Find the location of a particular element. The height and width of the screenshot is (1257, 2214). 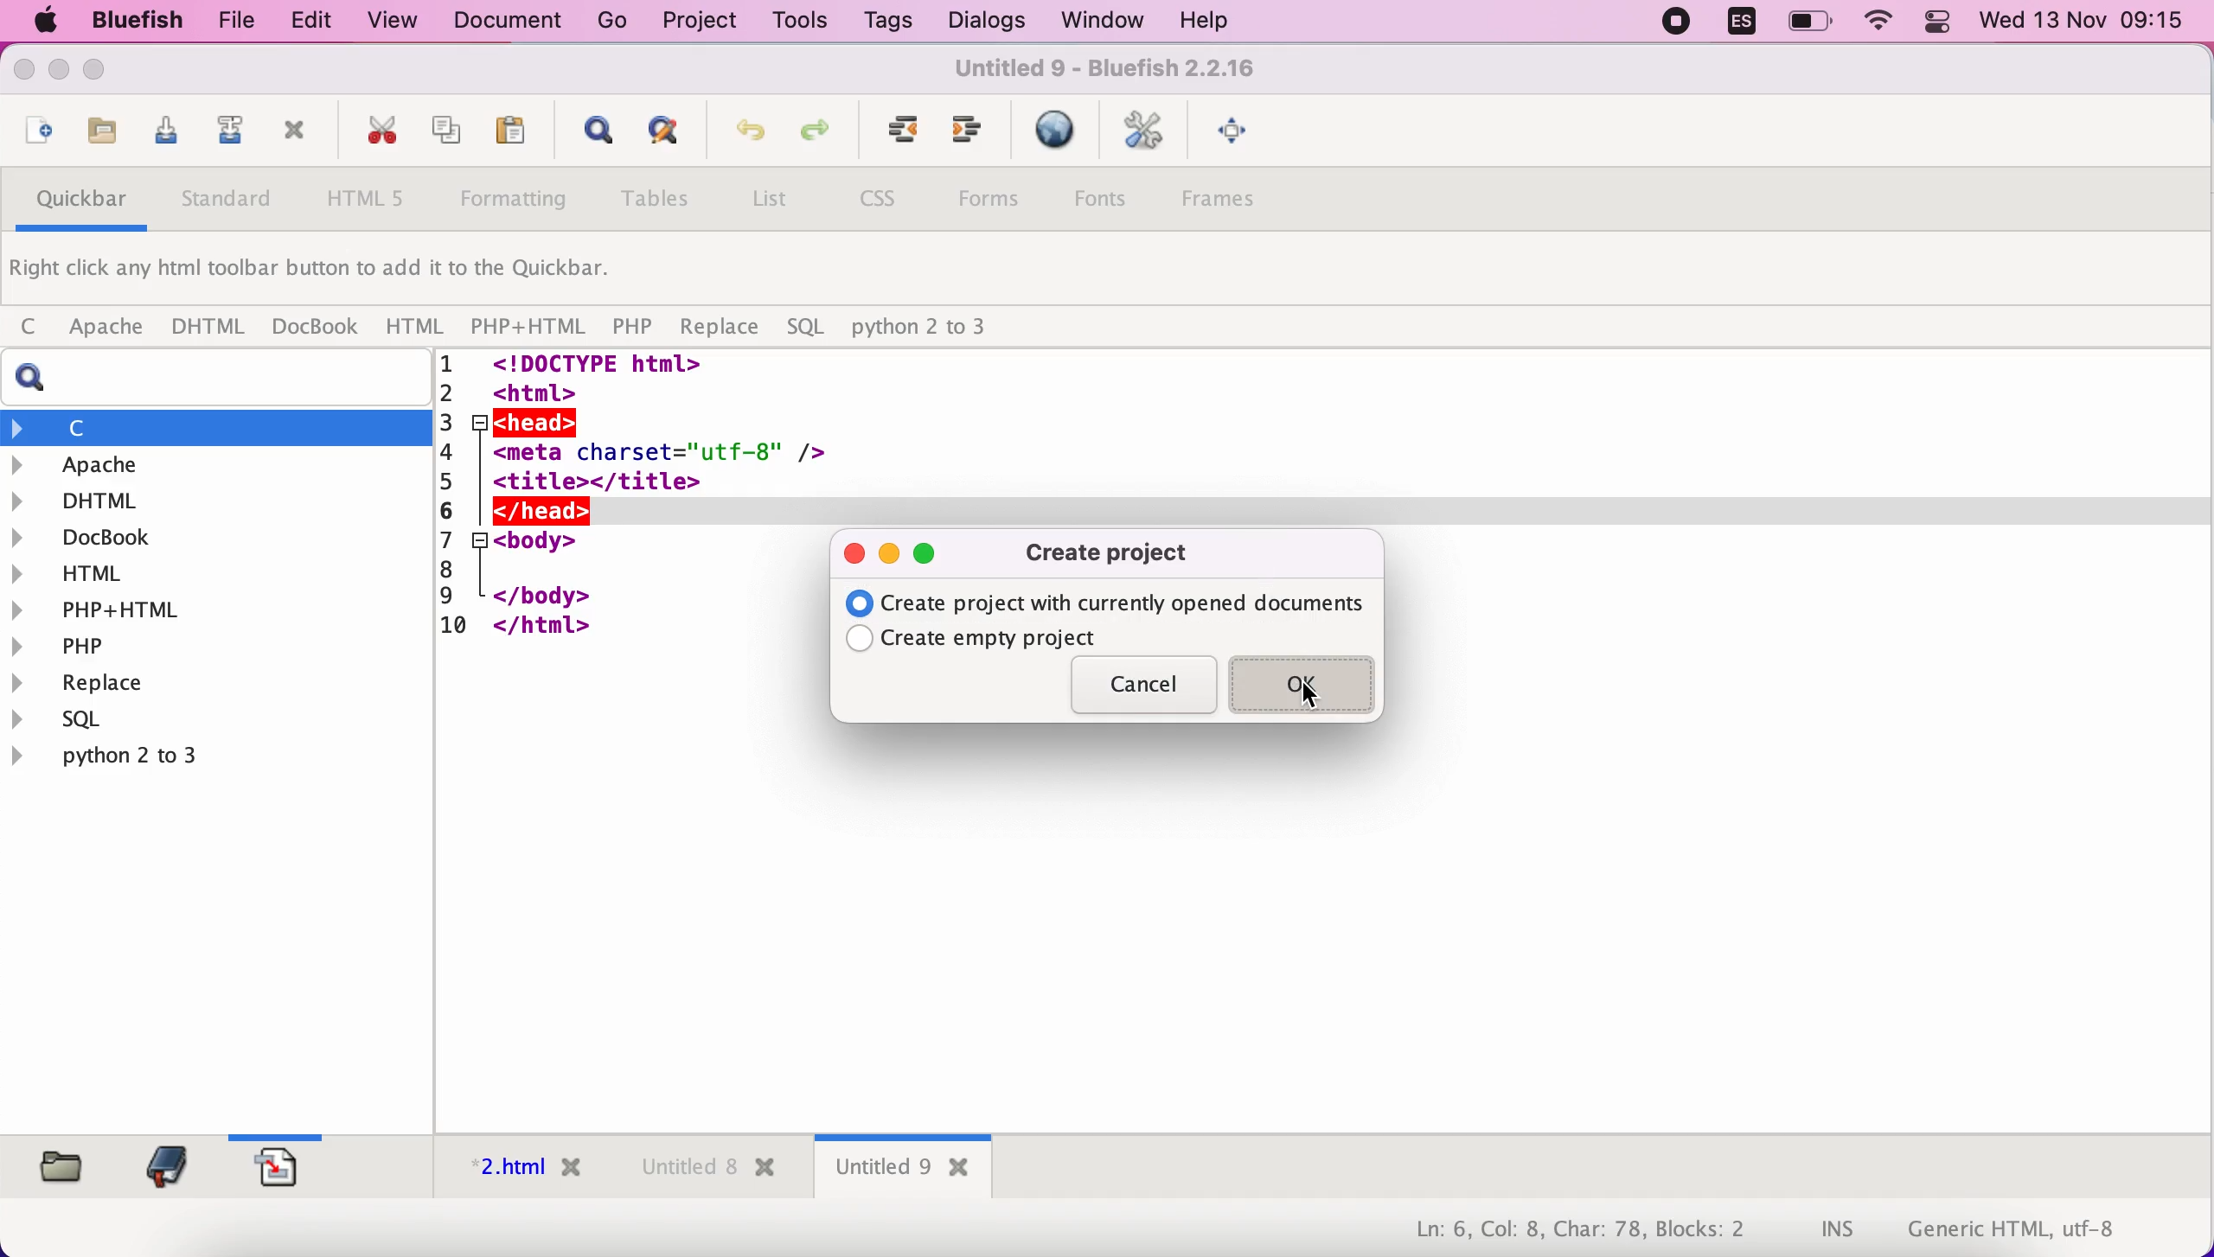

python 2 to 3 is located at coordinates (134, 756).